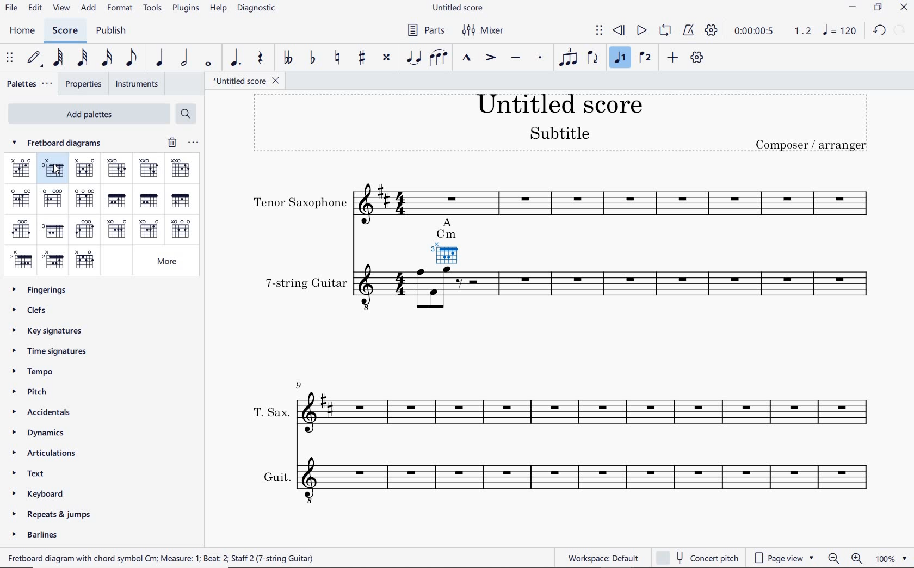 The image size is (914, 568). Describe the element at coordinates (158, 58) in the screenshot. I see `QUARTER NOTE` at that location.